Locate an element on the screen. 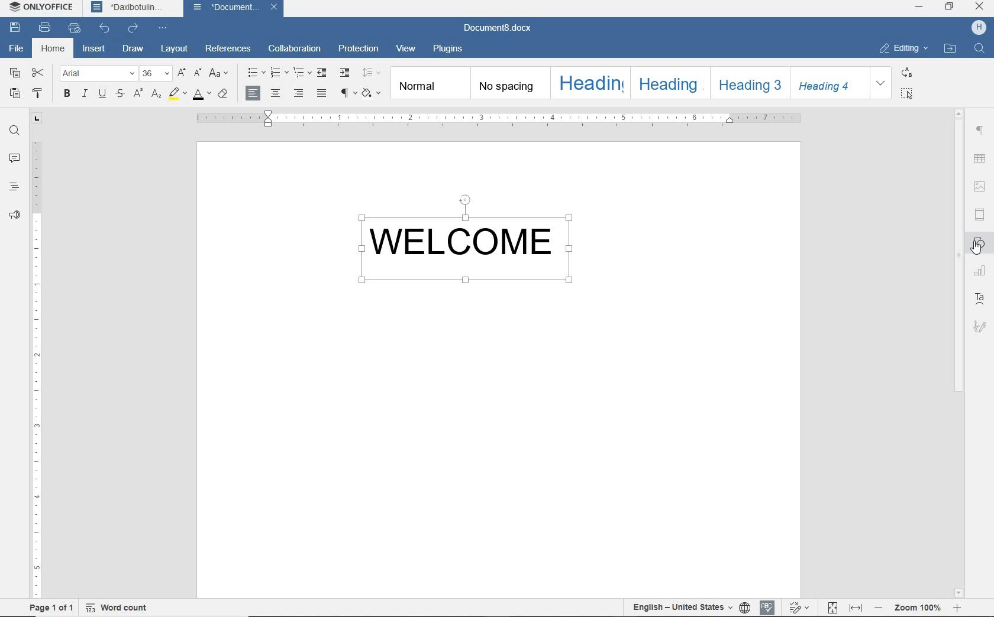  FIND is located at coordinates (979, 50).